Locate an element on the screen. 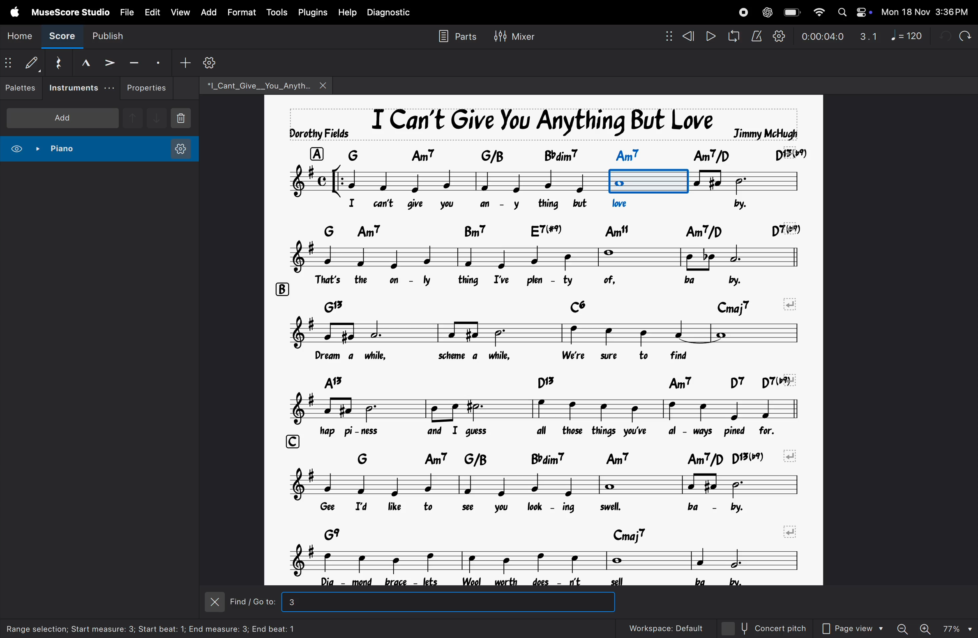 The width and height of the screenshot is (978, 638). help is located at coordinates (346, 12).